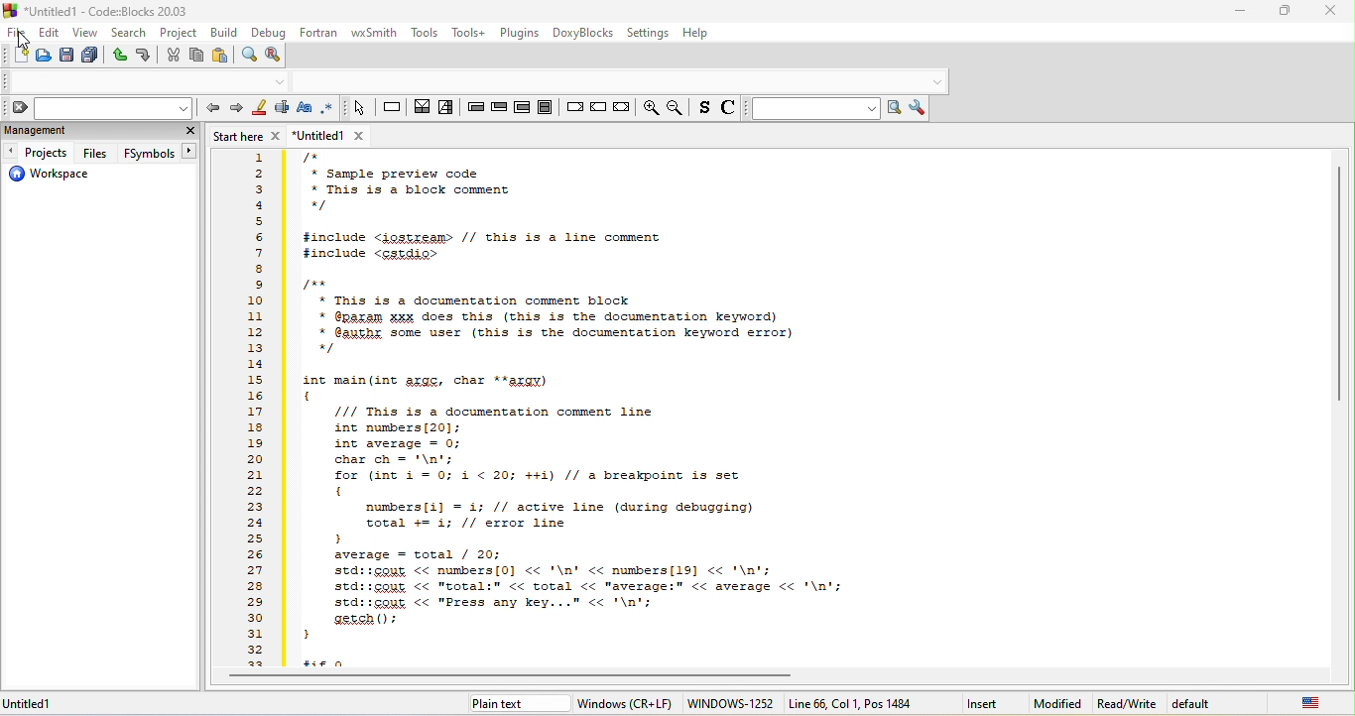 The image size is (1355, 716). What do you see at coordinates (145, 58) in the screenshot?
I see `redo` at bounding box center [145, 58].